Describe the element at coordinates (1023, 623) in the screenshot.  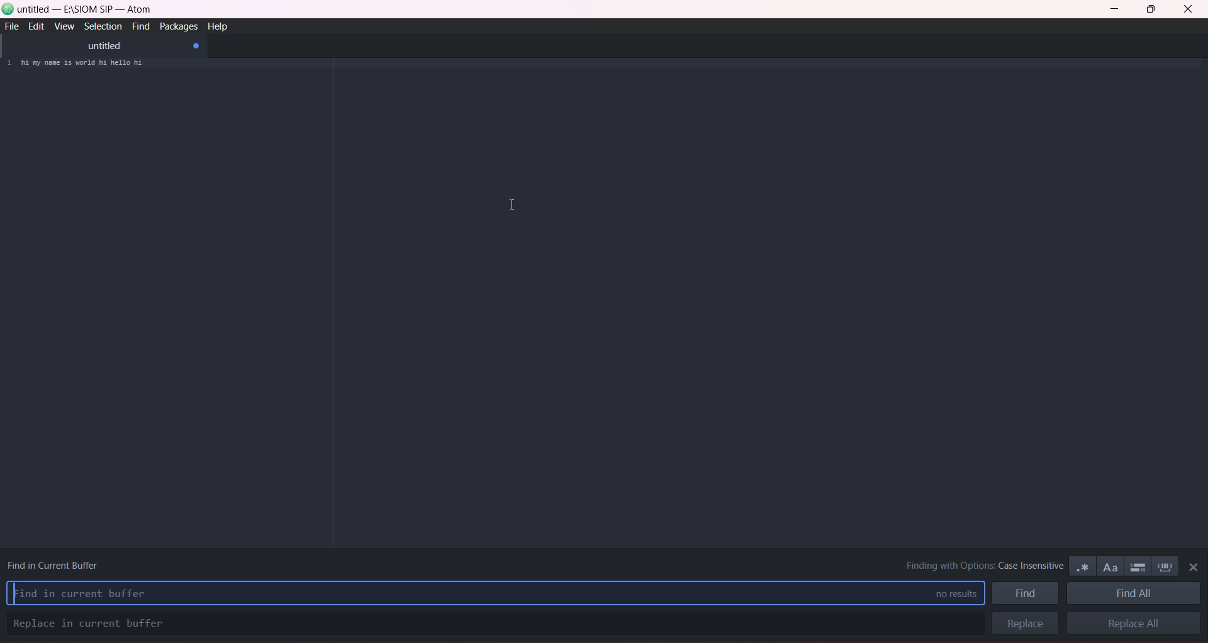
I see `replace` at that location.